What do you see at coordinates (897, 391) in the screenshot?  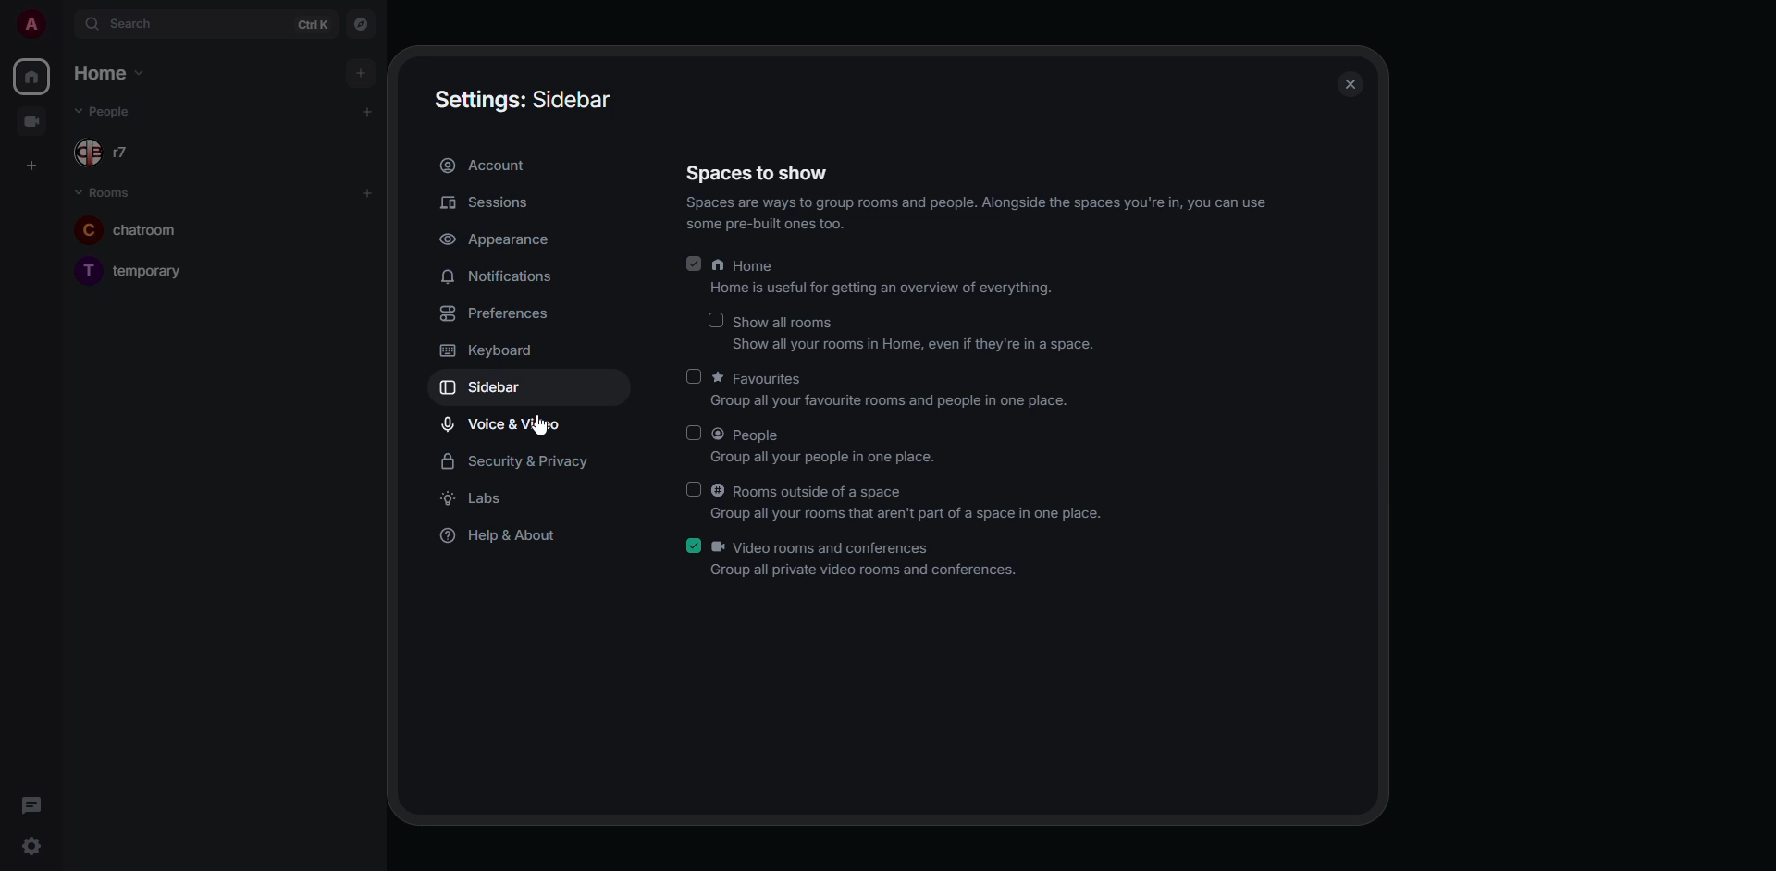 I see `favorites` at bounding box center [897, 391].